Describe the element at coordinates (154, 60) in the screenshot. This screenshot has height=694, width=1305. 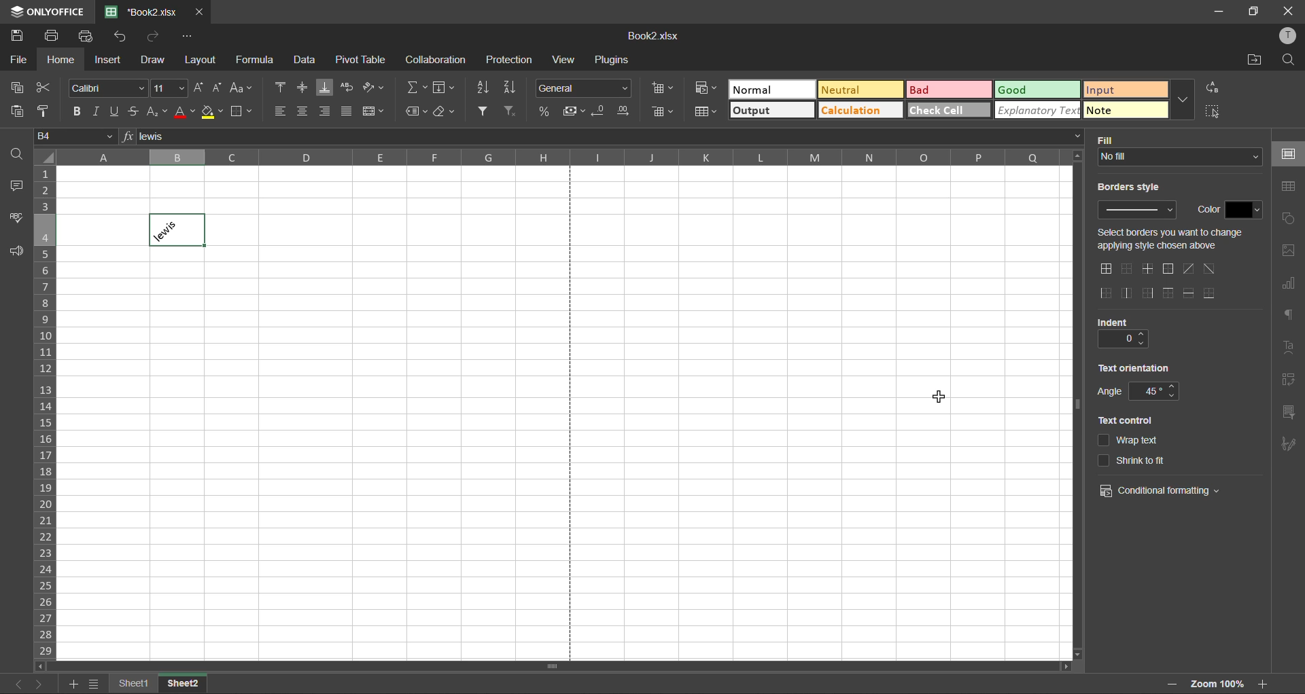
I see `draw` at that location.